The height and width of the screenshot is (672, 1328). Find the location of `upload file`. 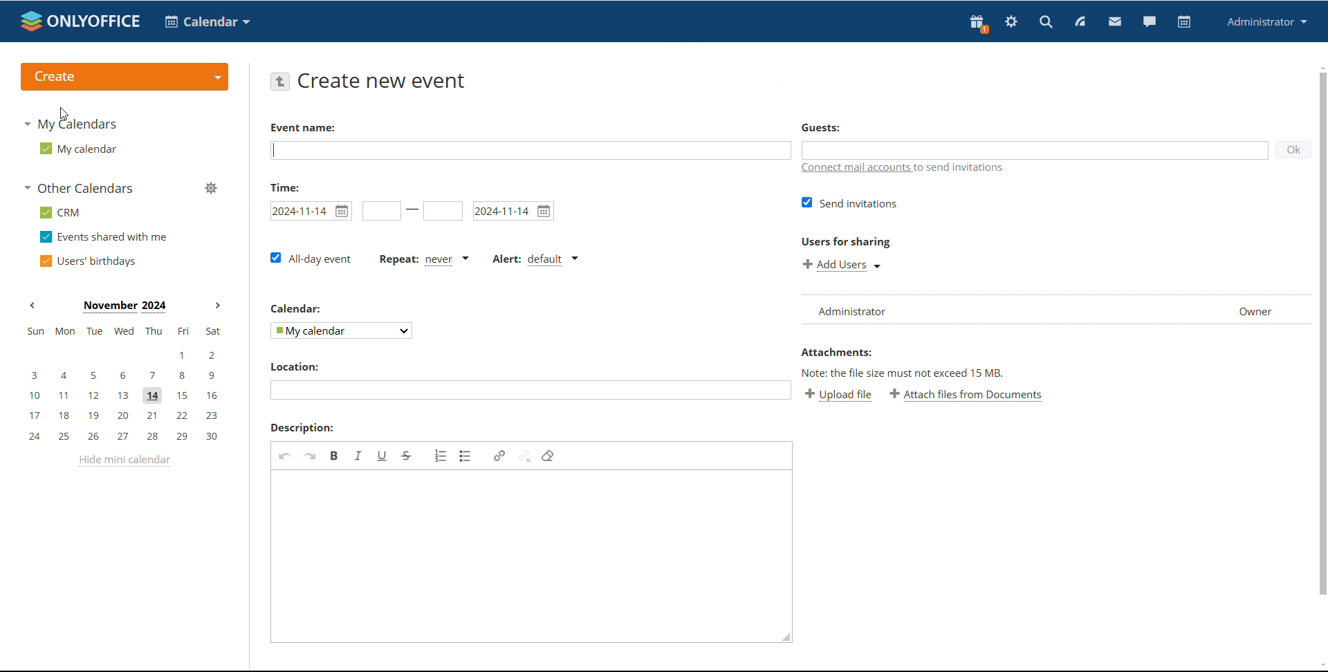

upload file is located at coordinates (838, 394).